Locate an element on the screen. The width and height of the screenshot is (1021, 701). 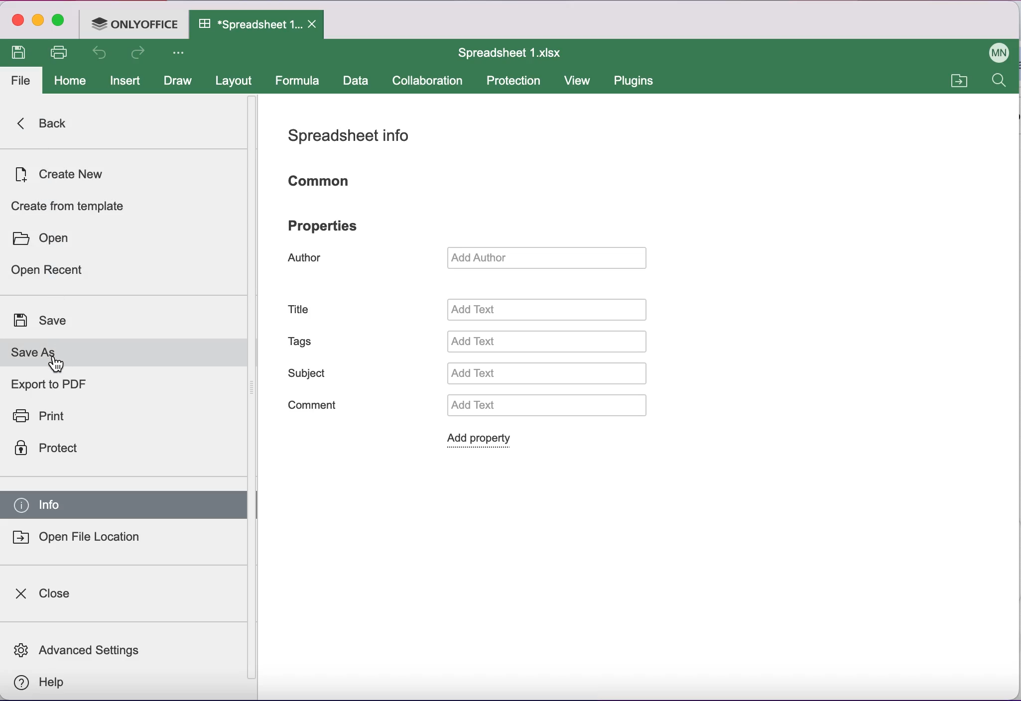
add text is located at coordinates (555, 374).